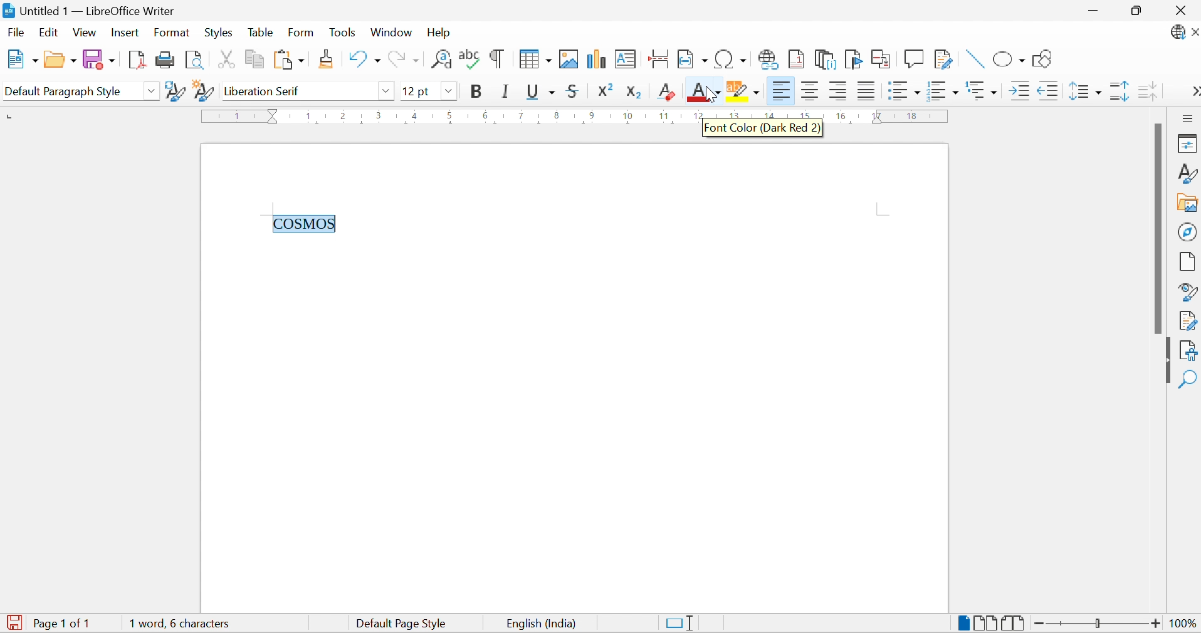 The height and width of the screenshot is (633, 1201). I want to click on 5, so click(449, 116).